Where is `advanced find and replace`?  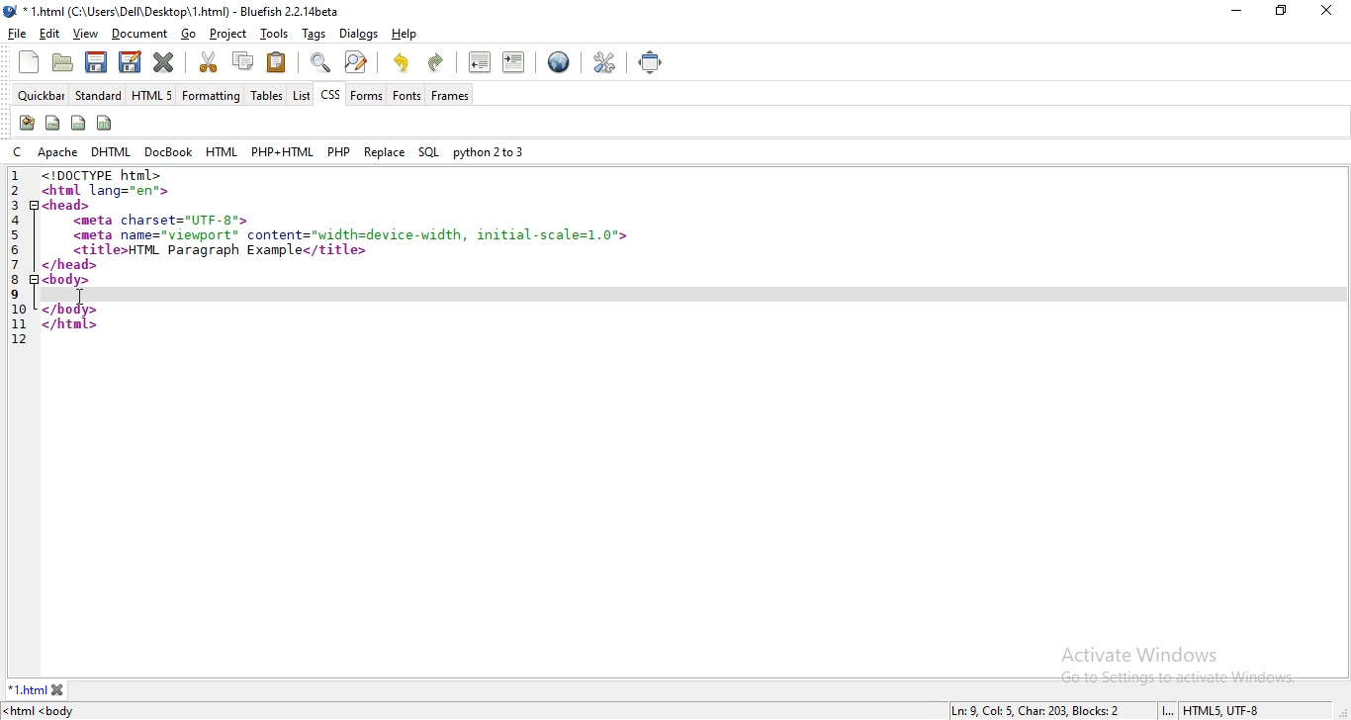
advanced find and replace is located at coordinates (358, 62).